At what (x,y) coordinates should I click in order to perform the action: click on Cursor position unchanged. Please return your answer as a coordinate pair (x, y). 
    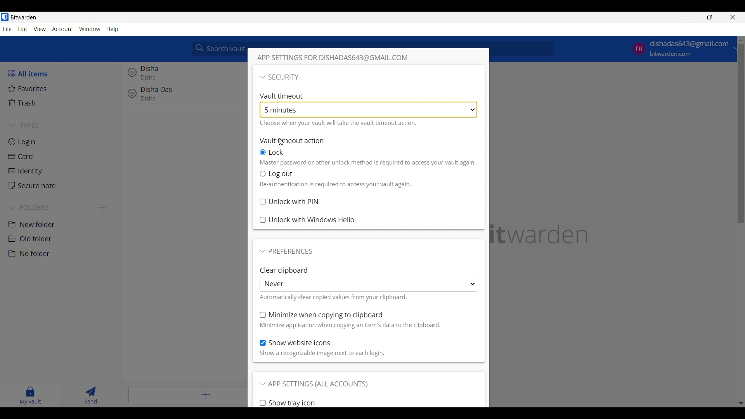
    Looking at the image, I should click on (282, 142).